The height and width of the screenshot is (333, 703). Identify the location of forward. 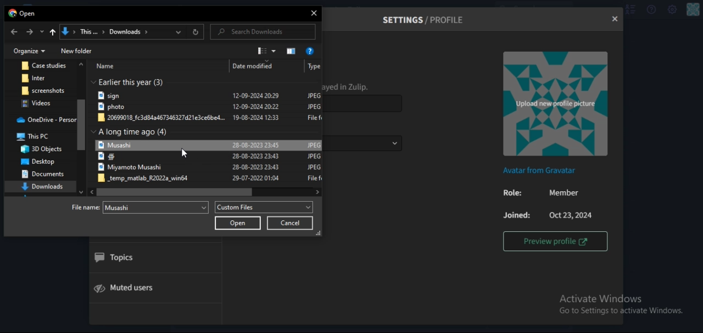
(30, 32).